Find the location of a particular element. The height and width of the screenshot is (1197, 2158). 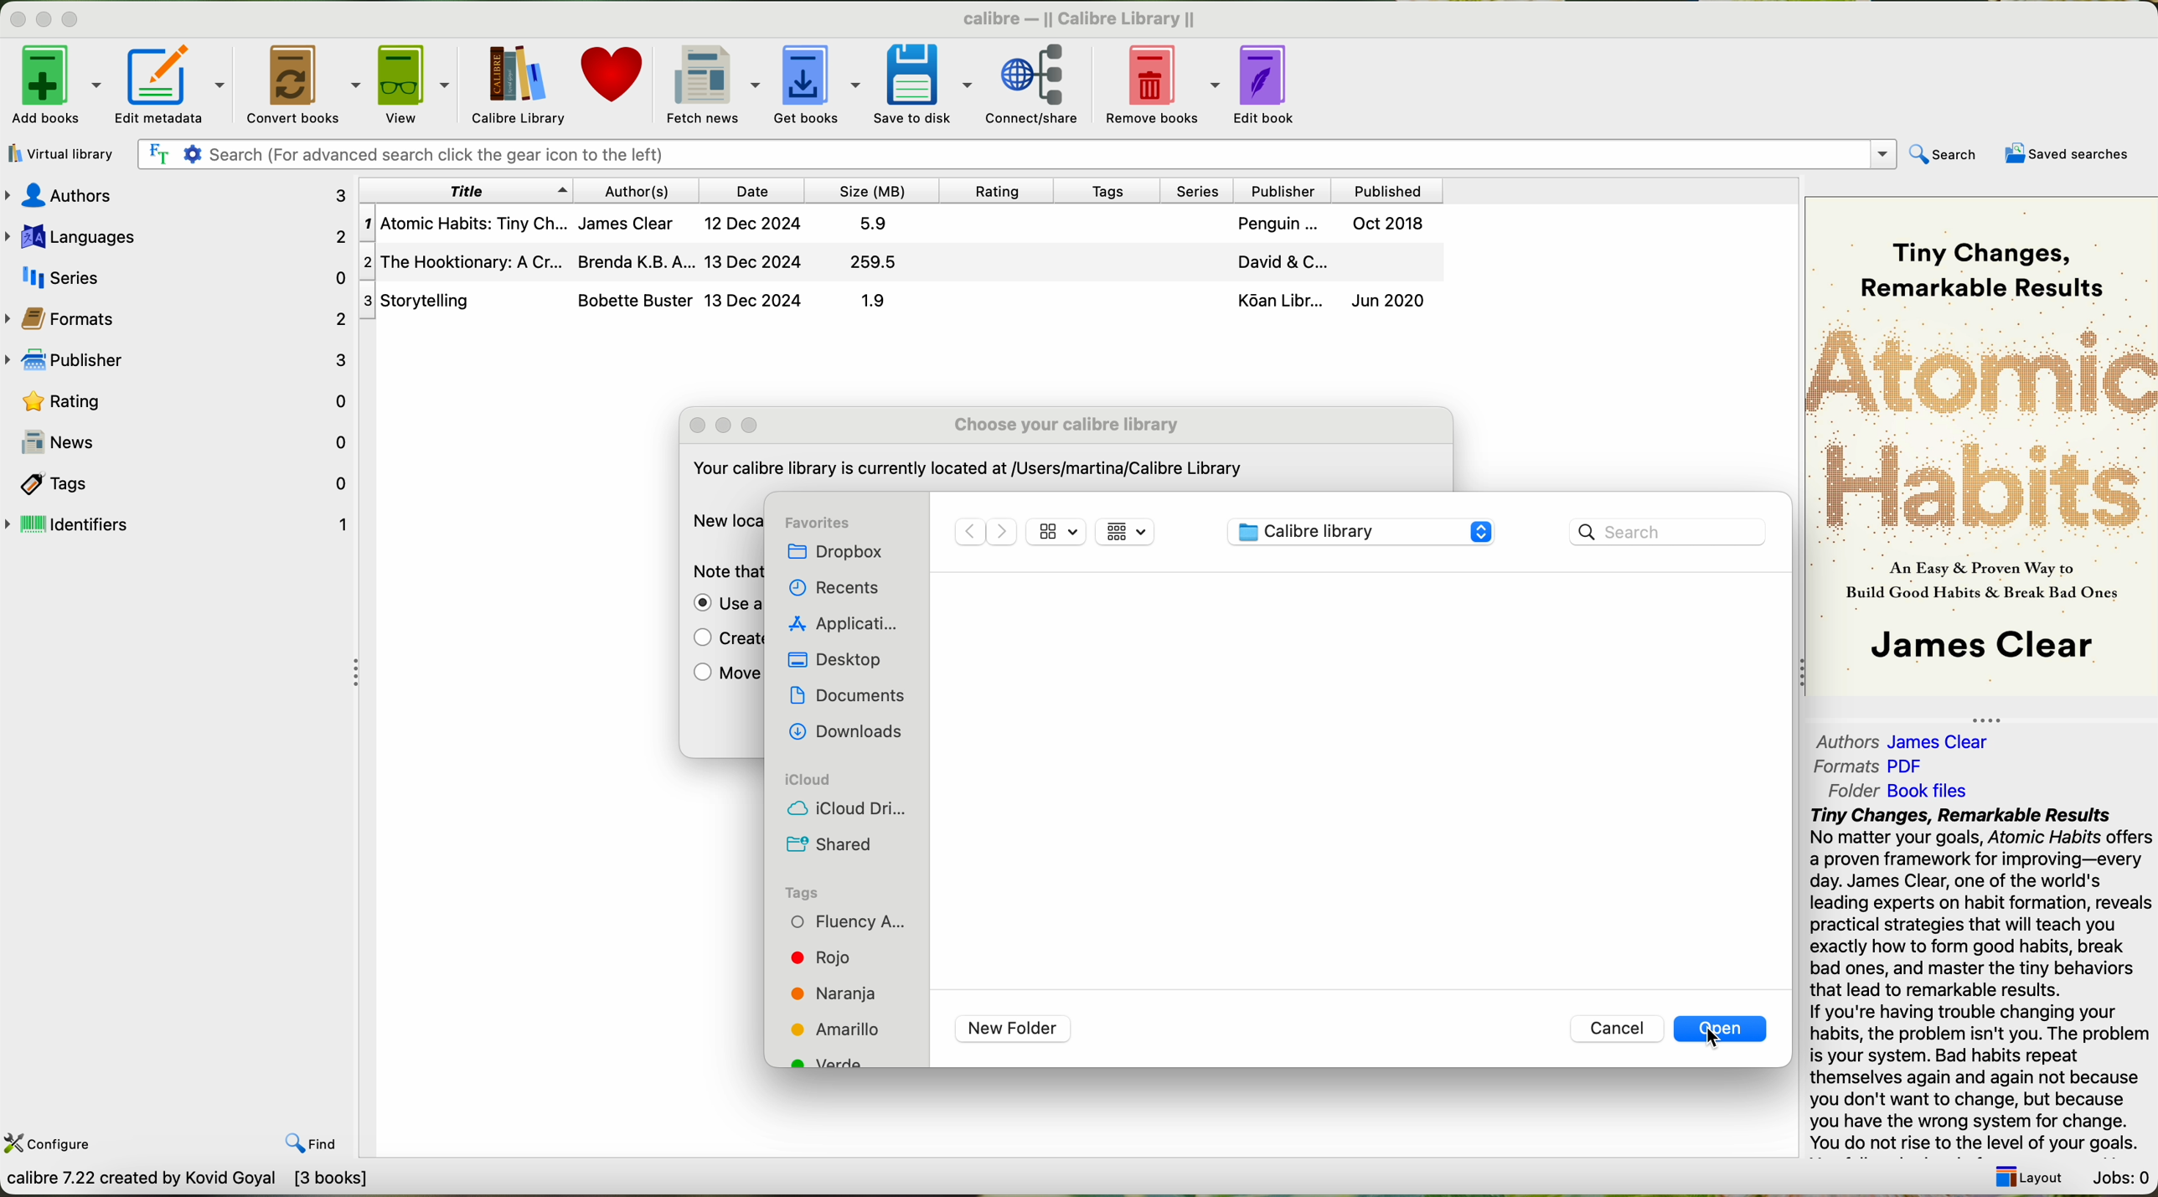

Jobs: 0 is located at coordinates (2120, 1177).